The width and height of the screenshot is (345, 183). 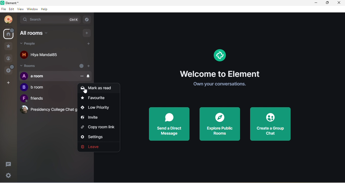 What do you see at coordinates (80, 66) in the screenshot?
I see `unread sign` at bounding box center [80, 66].